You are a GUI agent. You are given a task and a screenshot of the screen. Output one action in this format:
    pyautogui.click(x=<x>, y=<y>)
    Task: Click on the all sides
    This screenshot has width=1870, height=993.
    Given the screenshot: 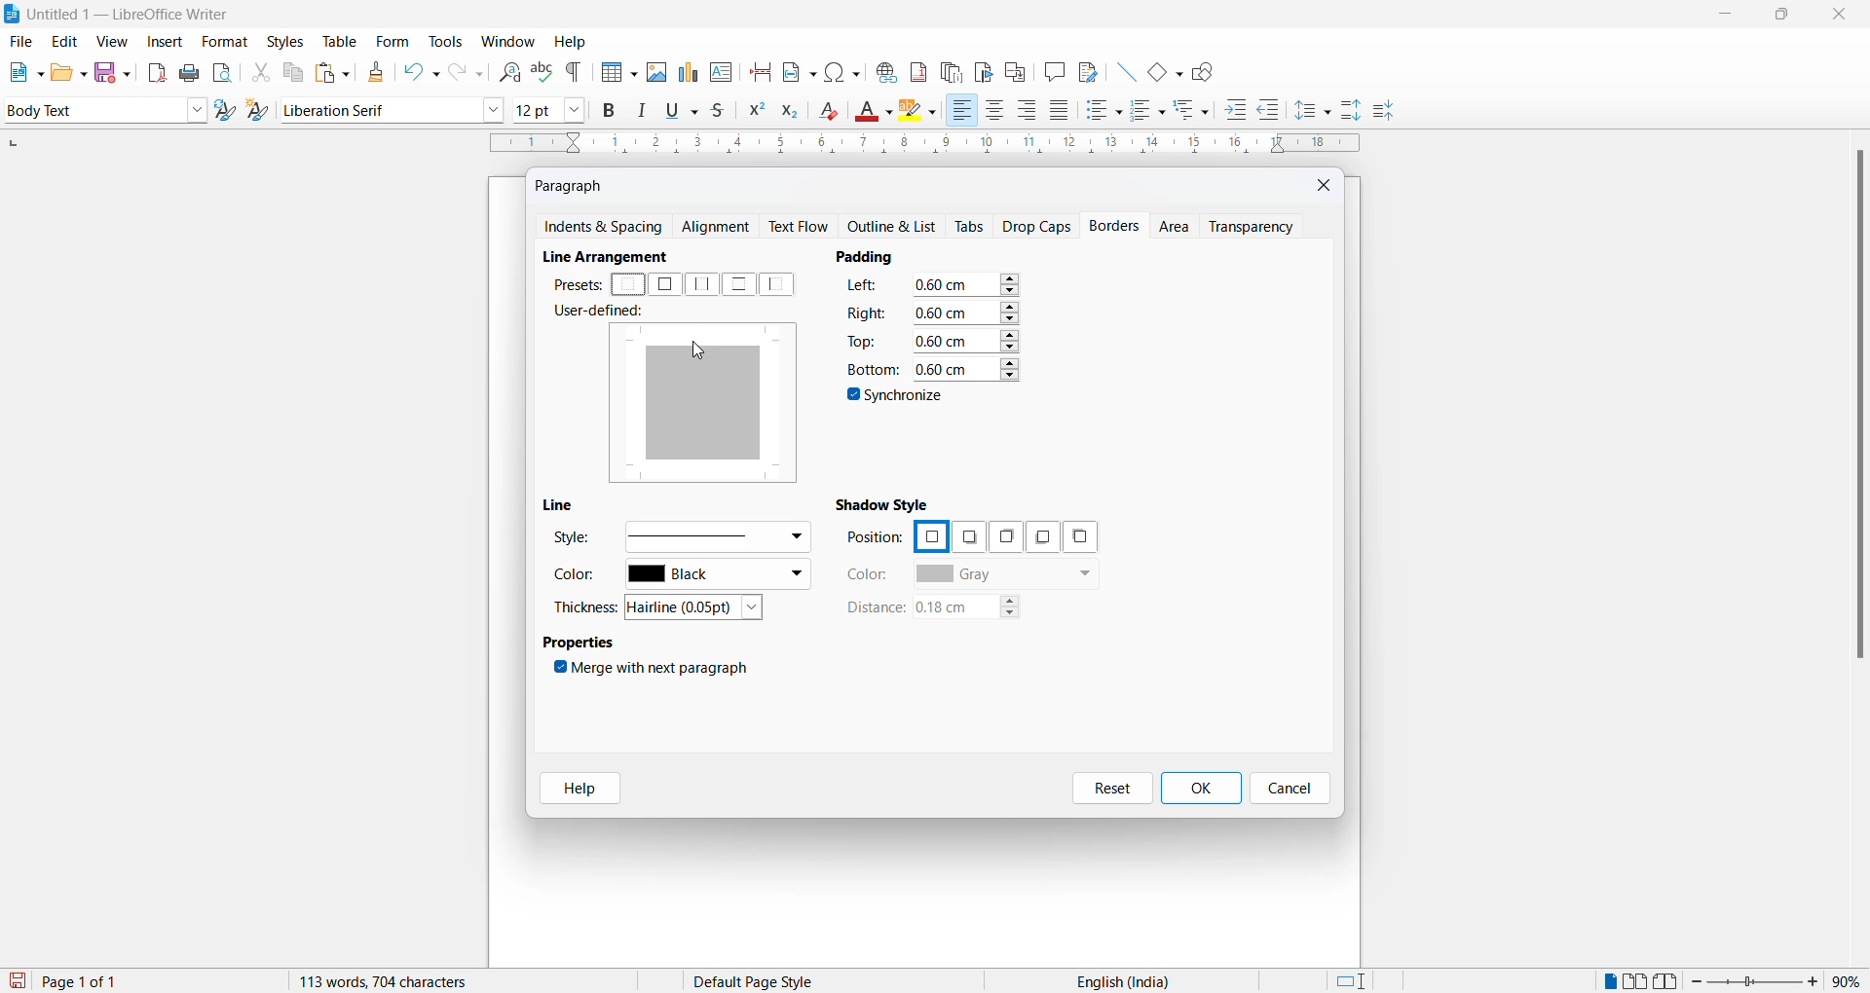 What is the action you would take?
    pyautogui.click(x=664, y=284)
    